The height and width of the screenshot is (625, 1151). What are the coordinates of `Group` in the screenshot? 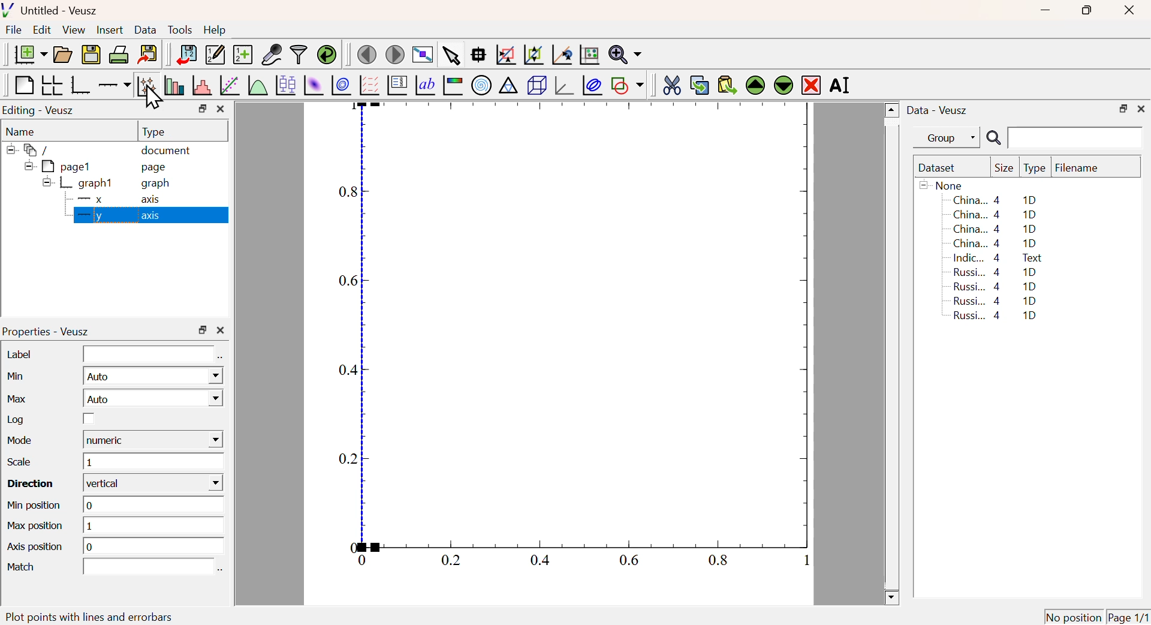 It's located at (950, 139).